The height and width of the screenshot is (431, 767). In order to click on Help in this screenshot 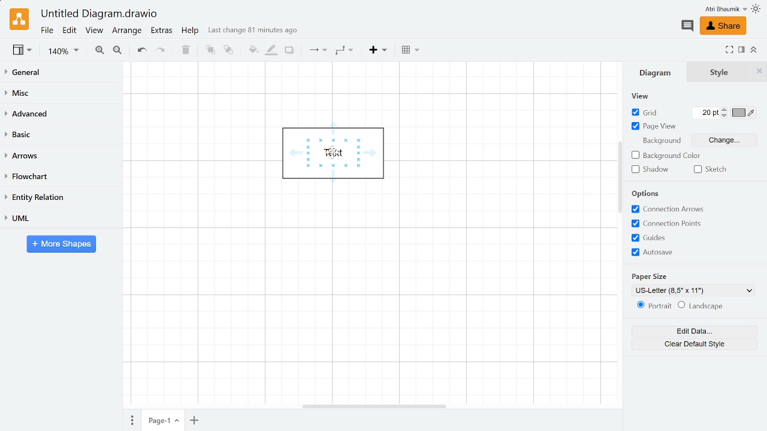, I will do `click(191, 32)`.